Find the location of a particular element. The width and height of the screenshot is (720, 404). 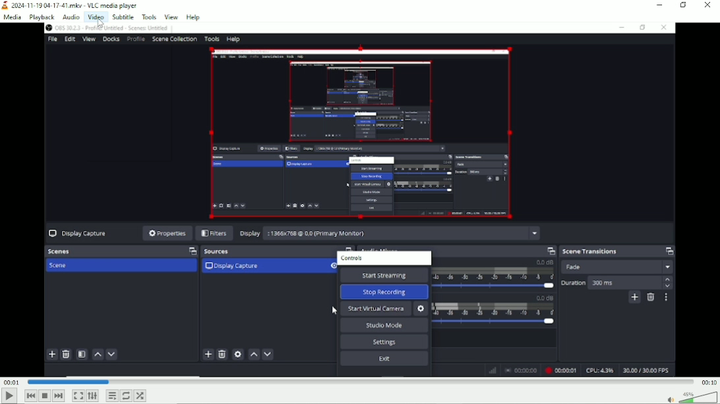

Stop playlist is located at coordinates (46, 396).